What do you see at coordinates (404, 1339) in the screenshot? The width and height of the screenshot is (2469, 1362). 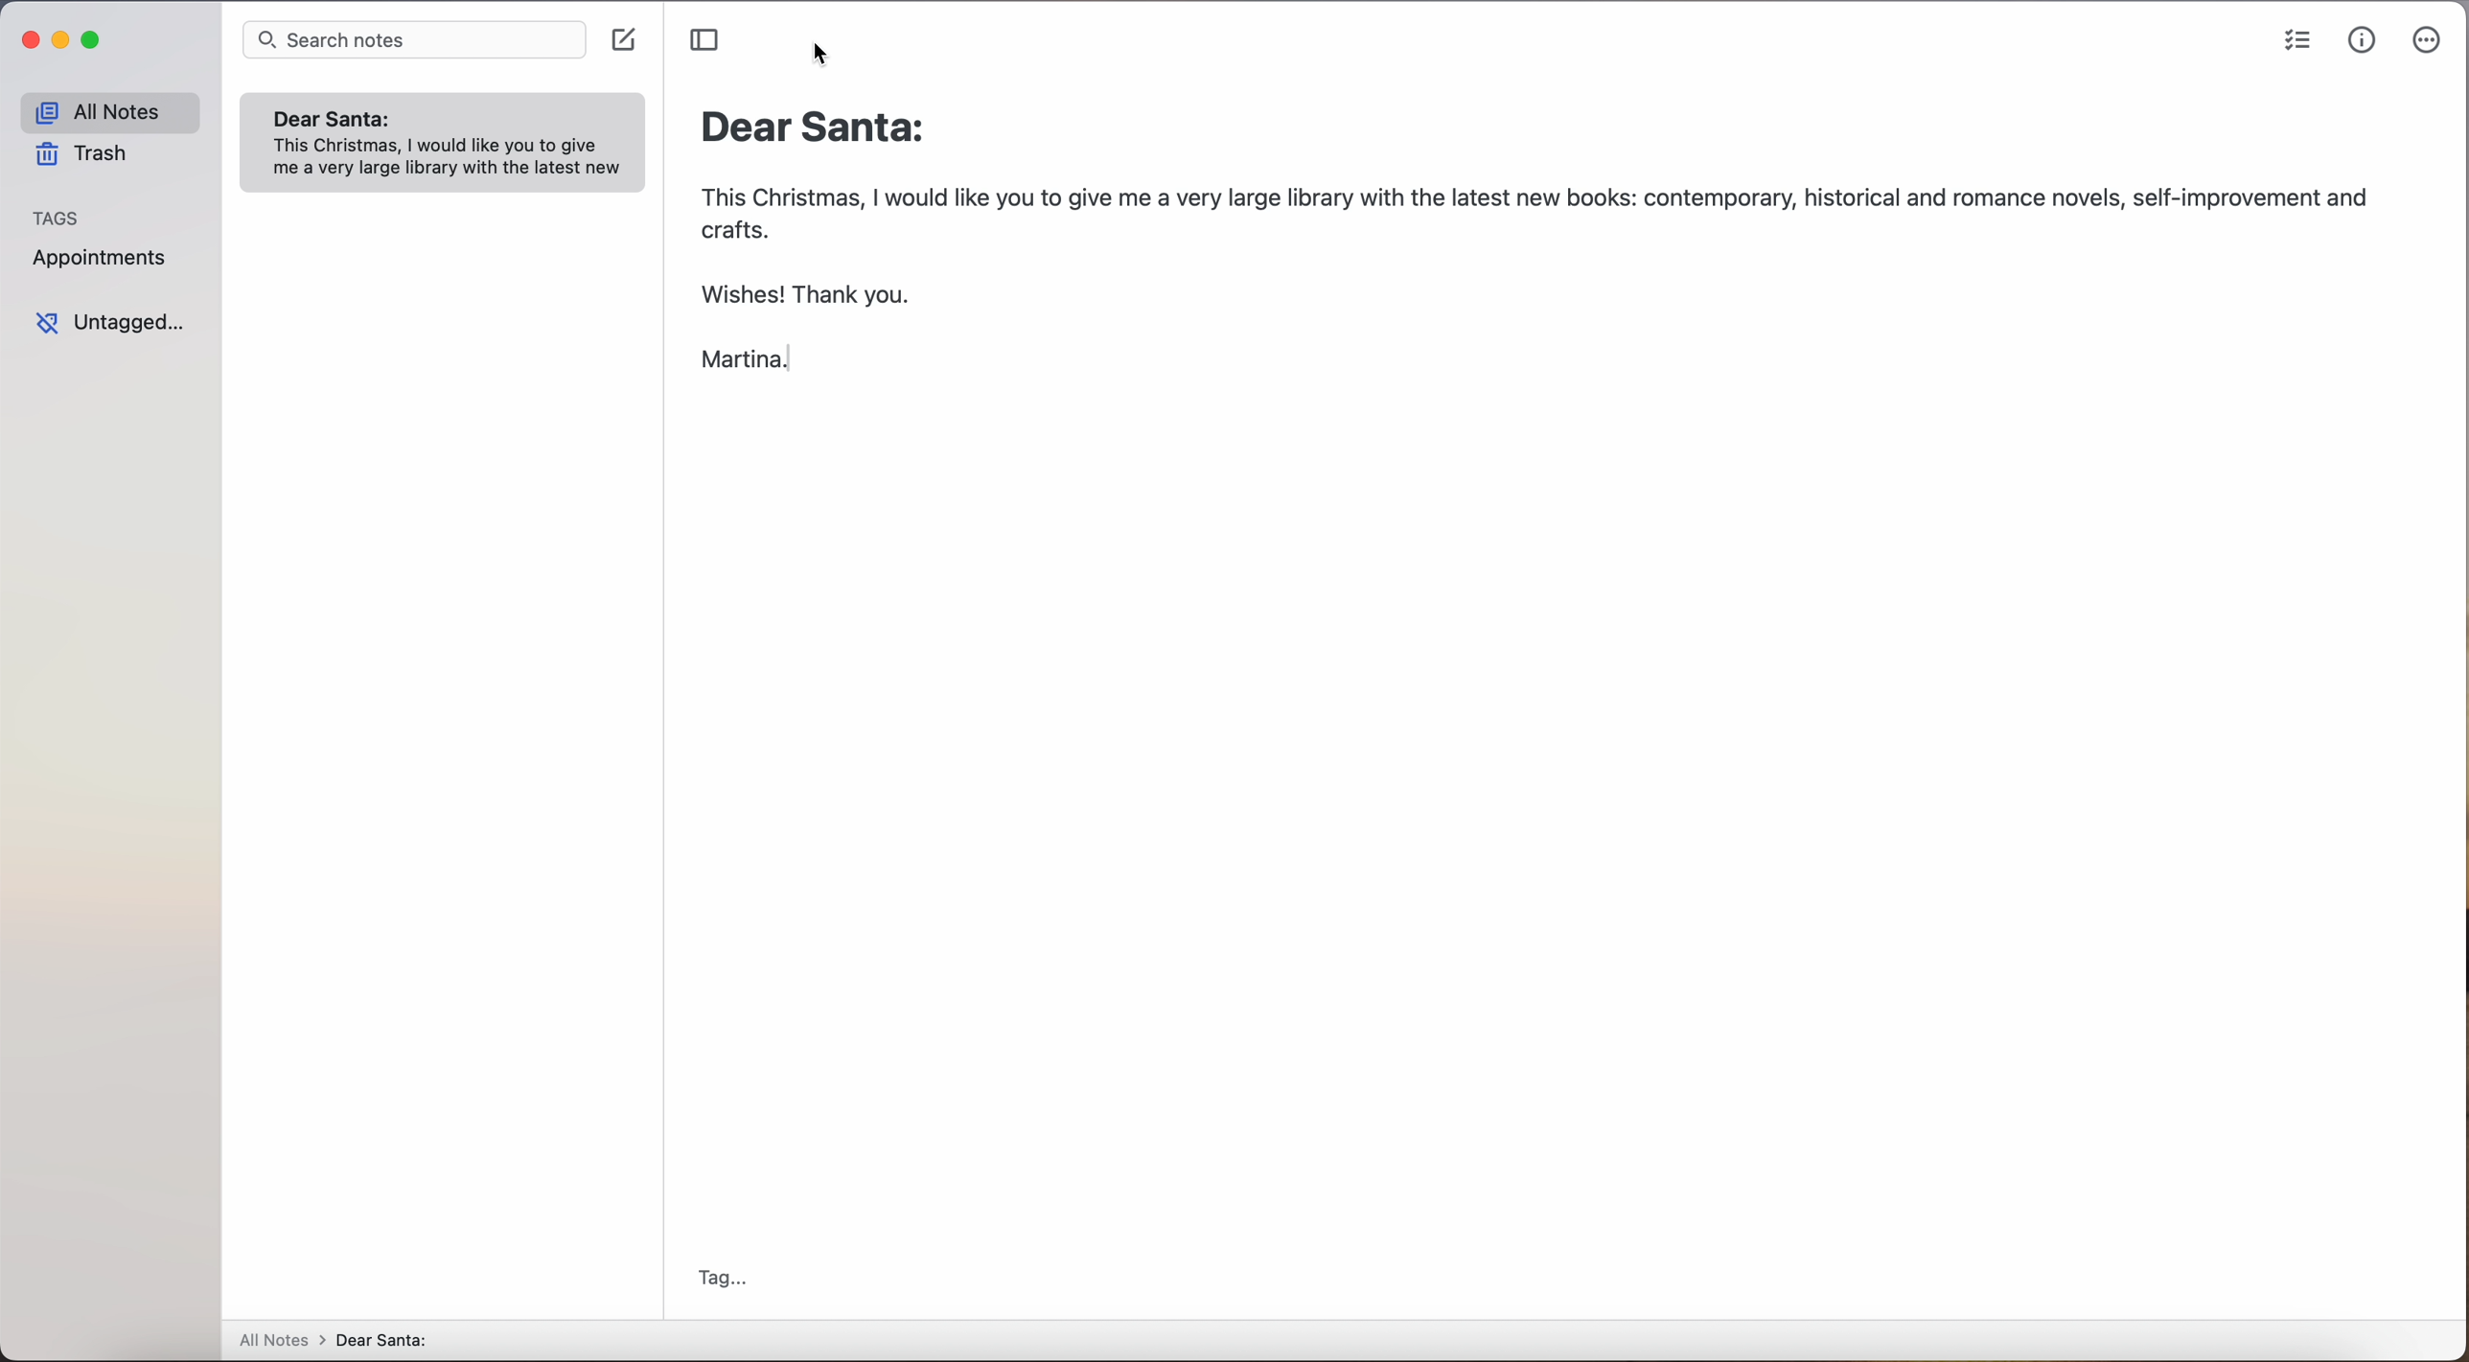 I see `dear santa` at bounding box center [404, 1339].